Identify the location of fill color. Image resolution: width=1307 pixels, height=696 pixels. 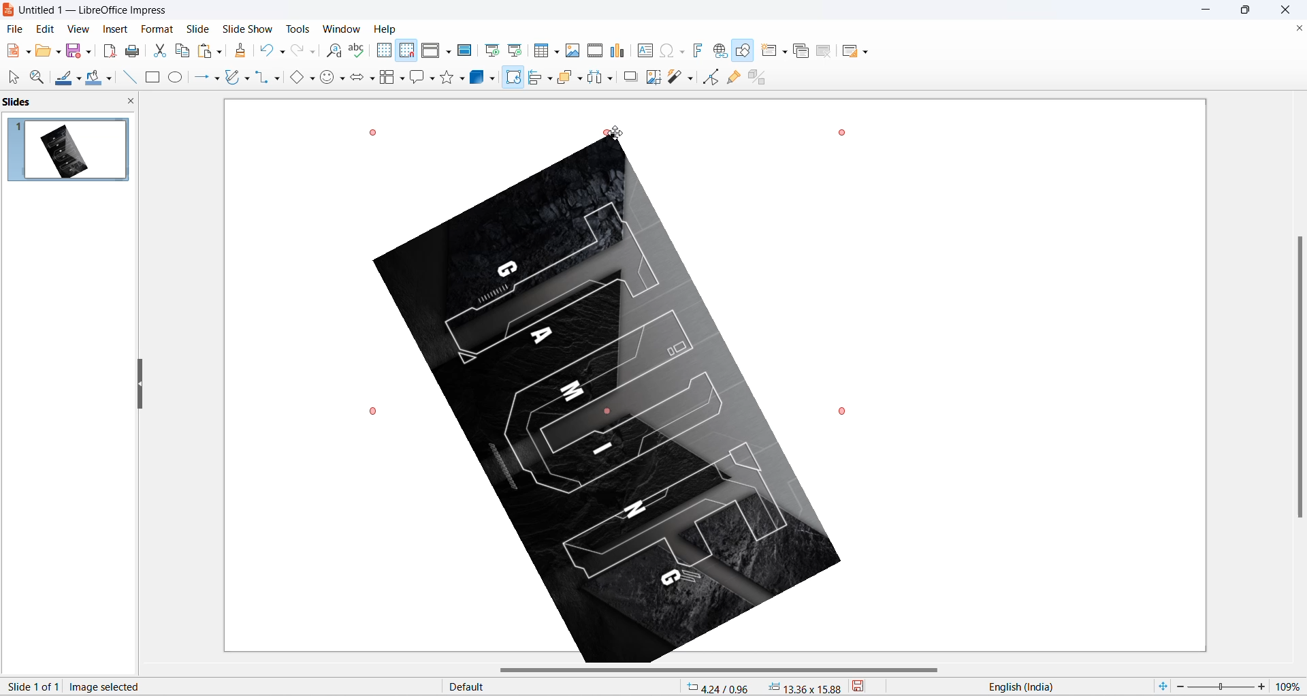
(92, 78).